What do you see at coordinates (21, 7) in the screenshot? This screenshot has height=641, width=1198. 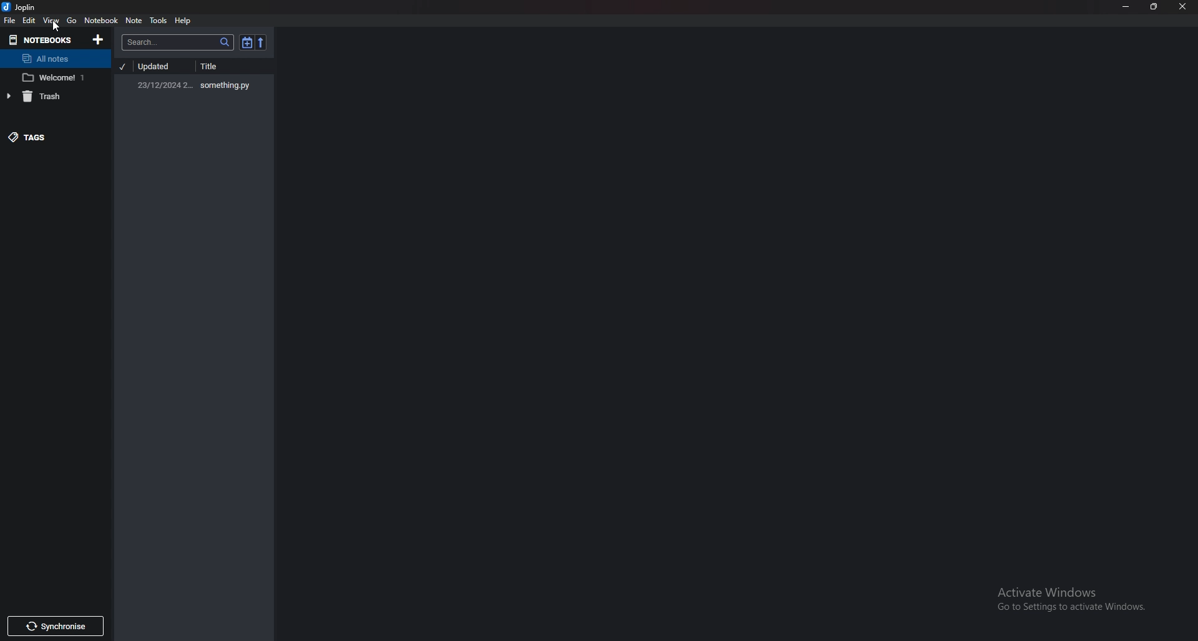 I see `joplin` at bounding box center [21, 7].